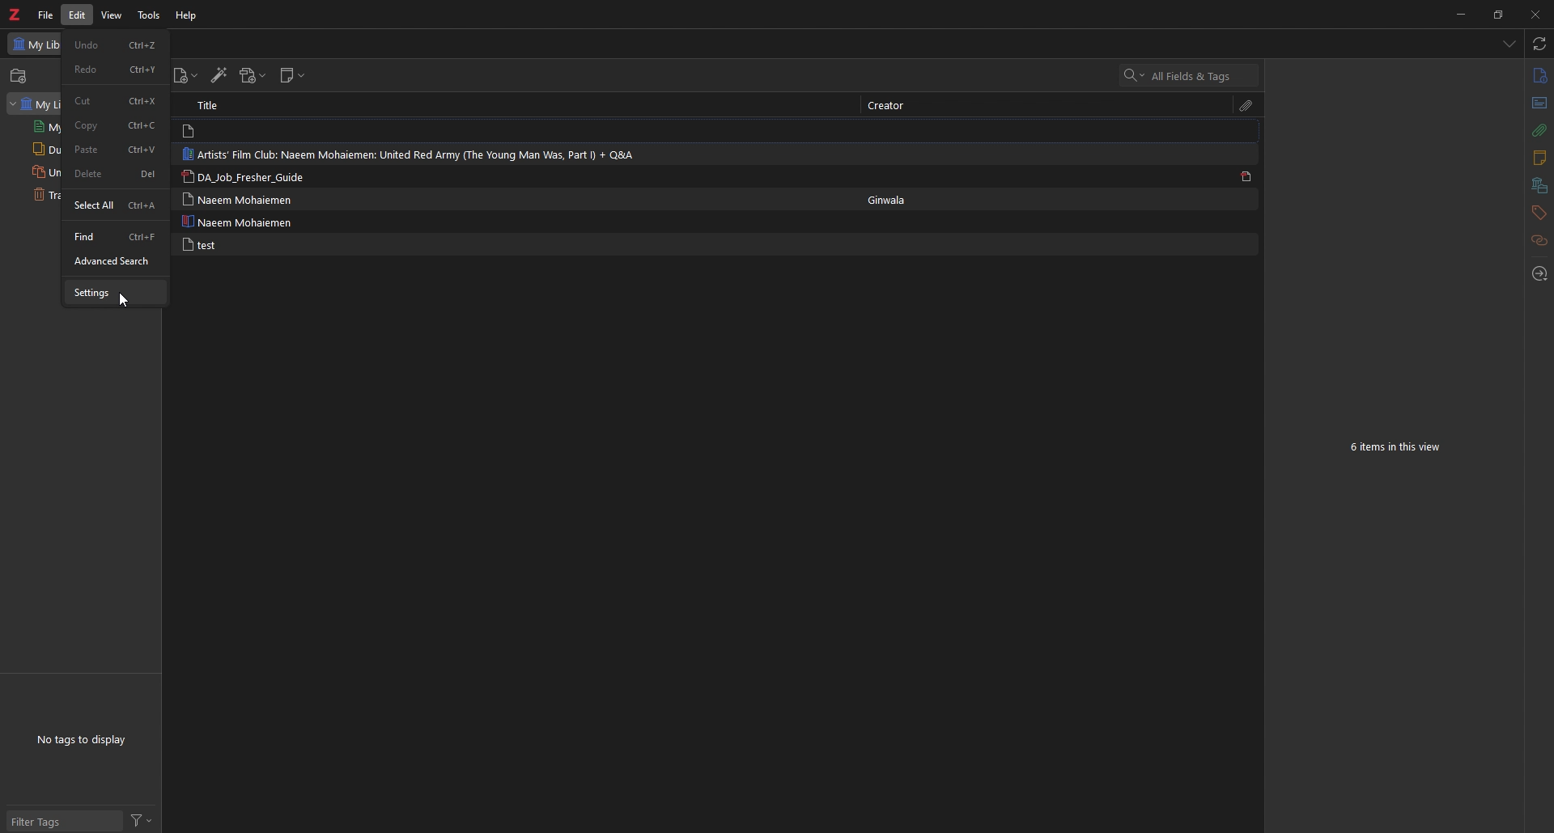  Describe the element at coordinates (292, 75) in the screenshot. I see `new note` at that location.